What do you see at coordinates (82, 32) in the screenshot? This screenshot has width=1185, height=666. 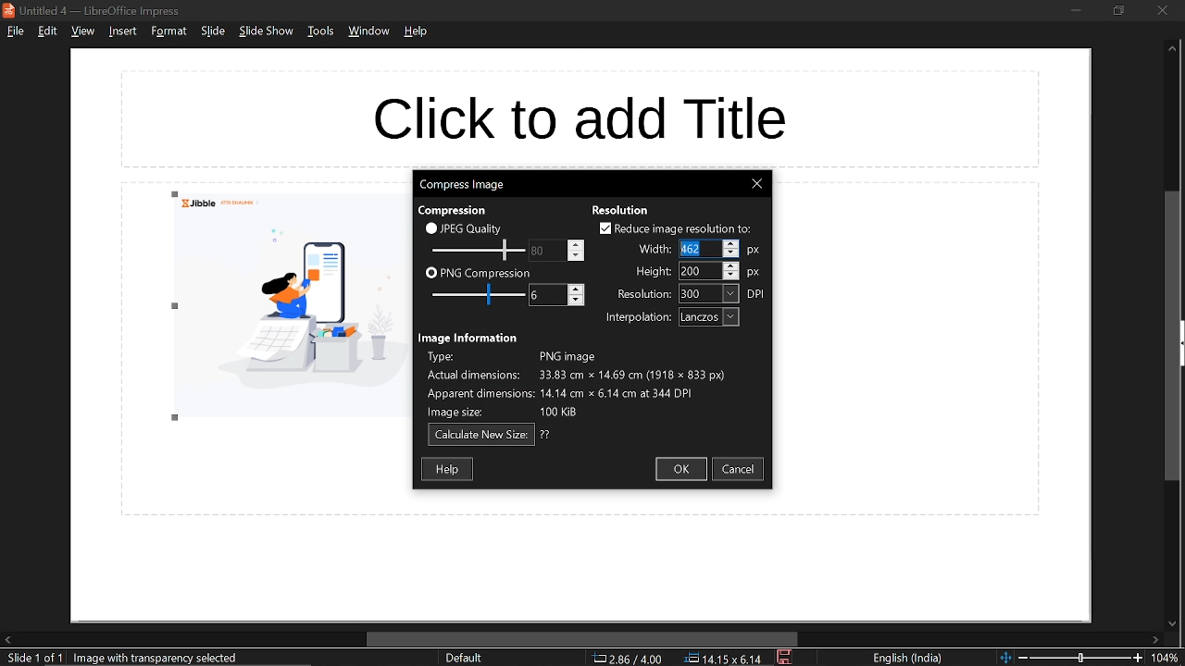 I see `view` at bounding box center [82, 32].